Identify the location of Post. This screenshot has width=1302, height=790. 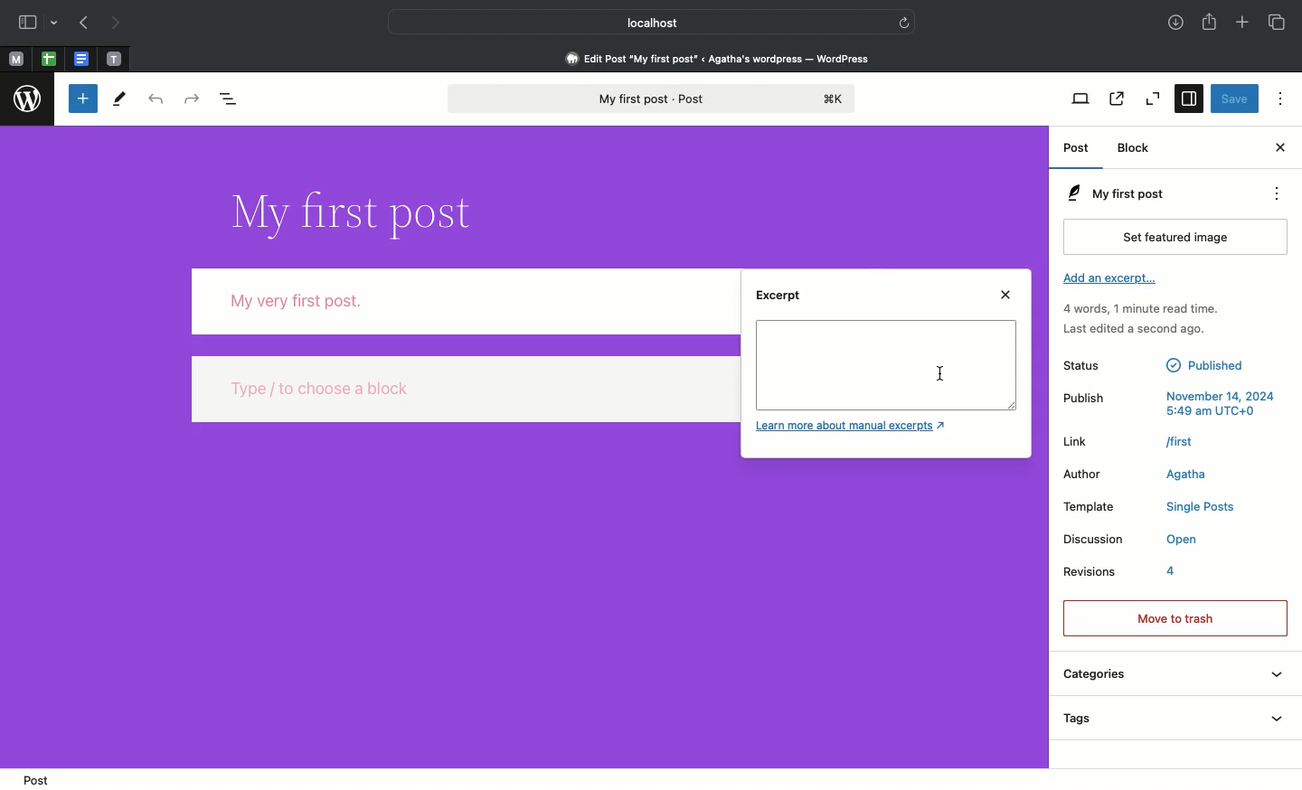
(1079, 151).